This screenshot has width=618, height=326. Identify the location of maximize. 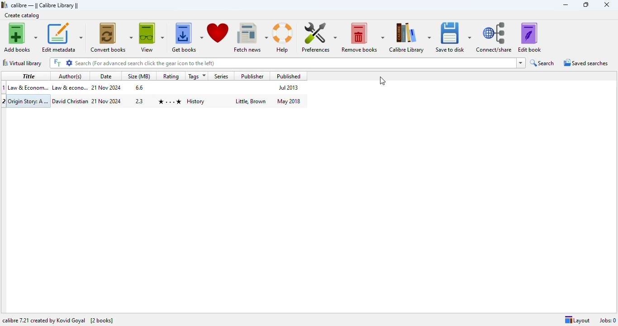
(586, 5).